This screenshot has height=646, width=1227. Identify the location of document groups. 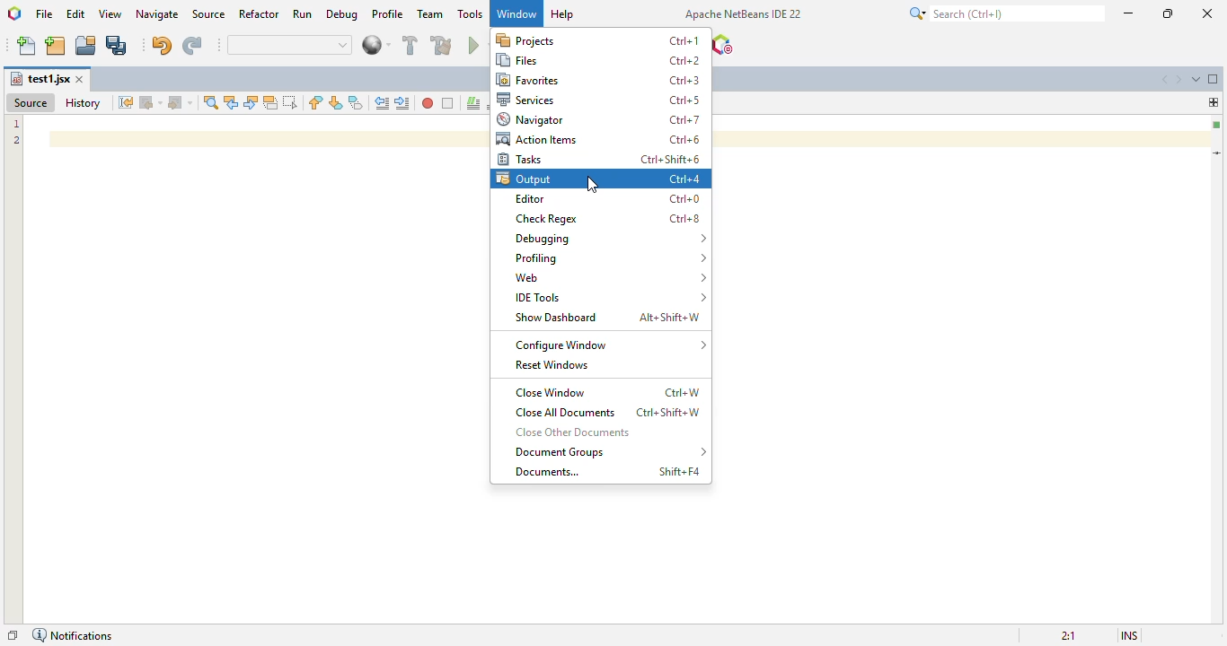
(609, 451).